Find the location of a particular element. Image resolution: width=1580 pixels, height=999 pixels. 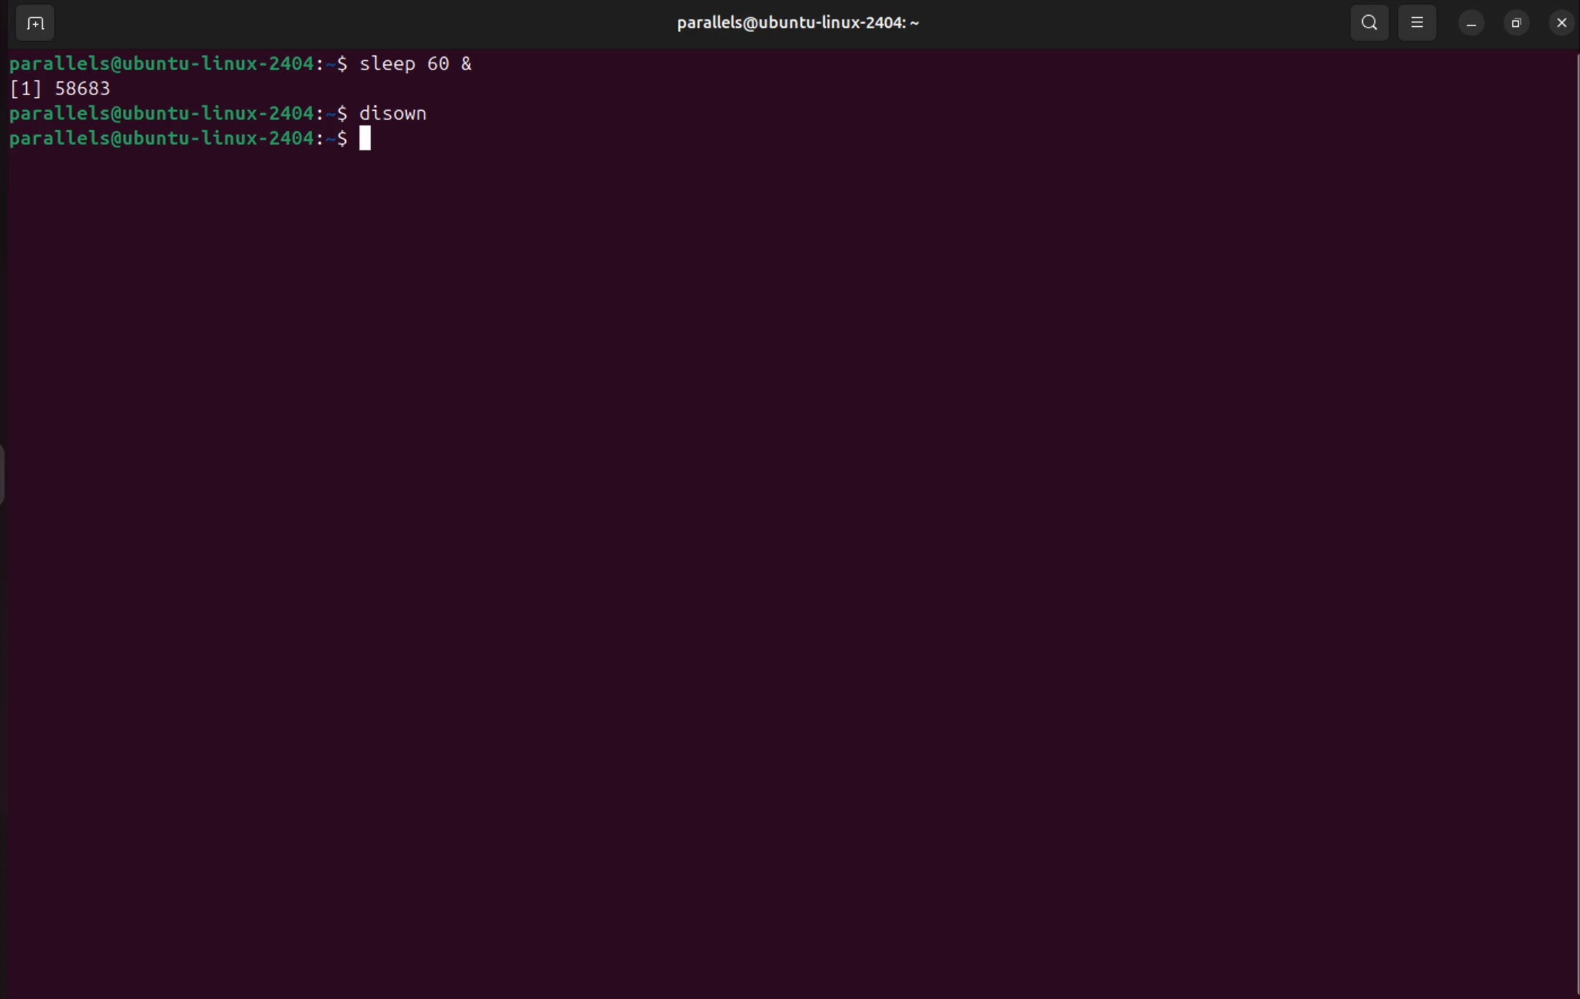

close is located at coordinates (1560, 21).